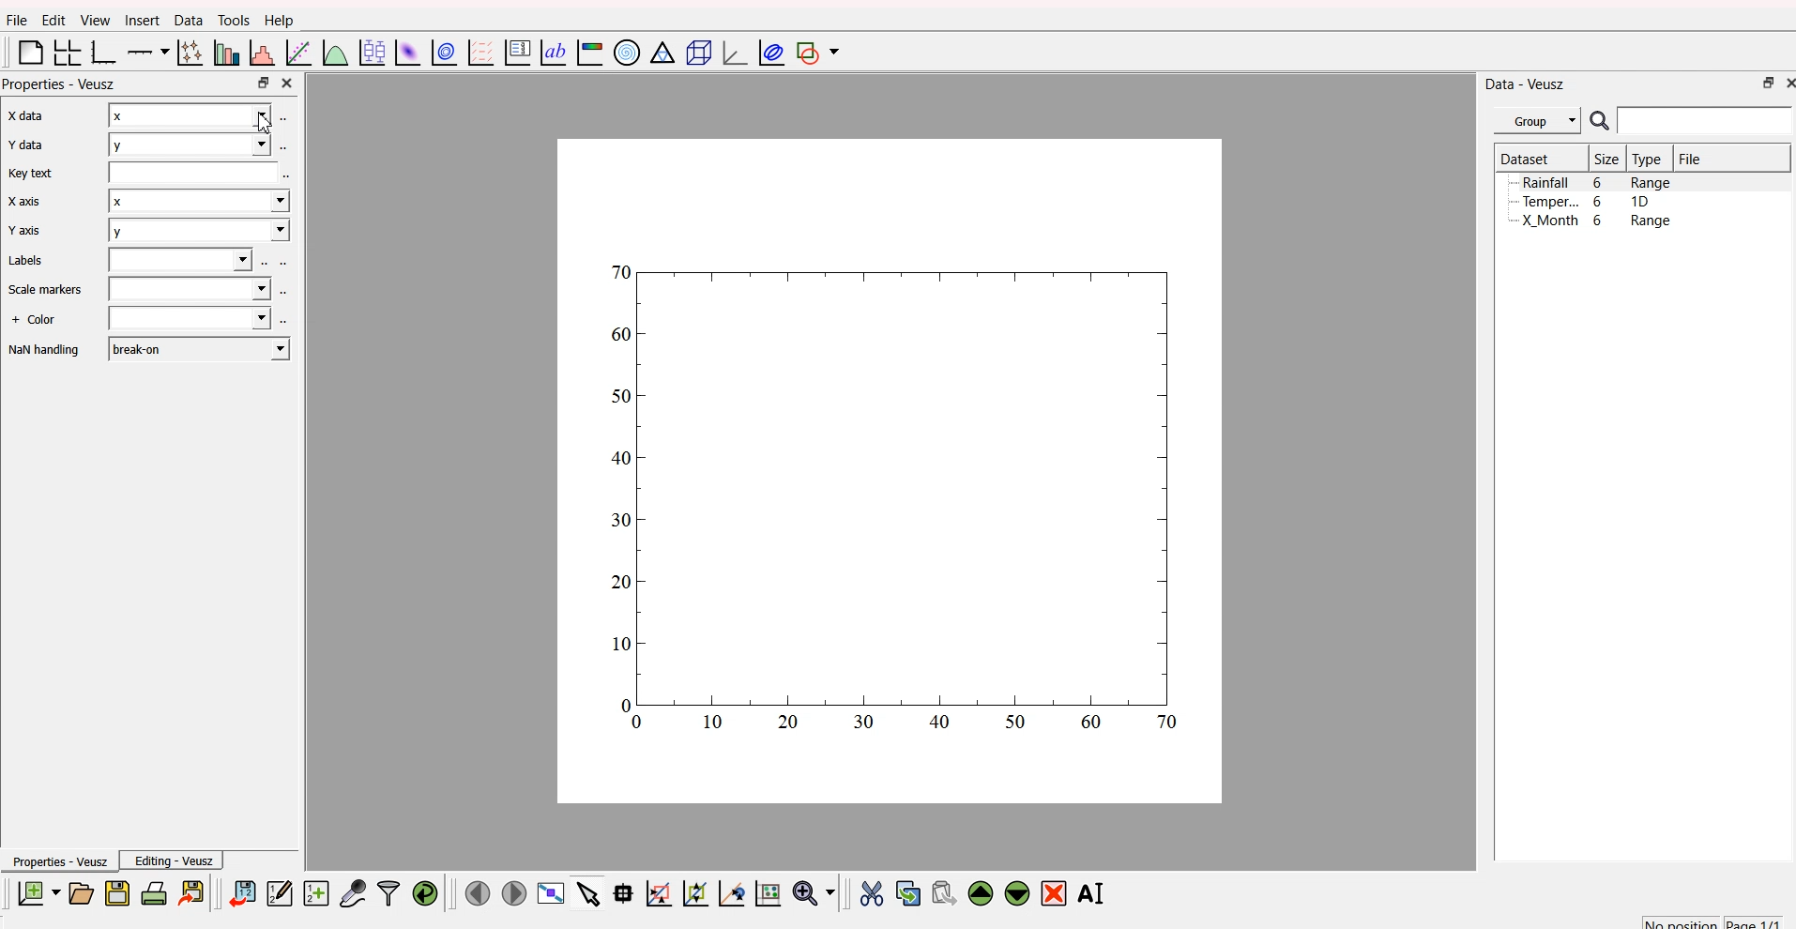  What do you see at coordinates (274, 121) in the screenshot?
I see `cursor` at bounding box center [274, 121].